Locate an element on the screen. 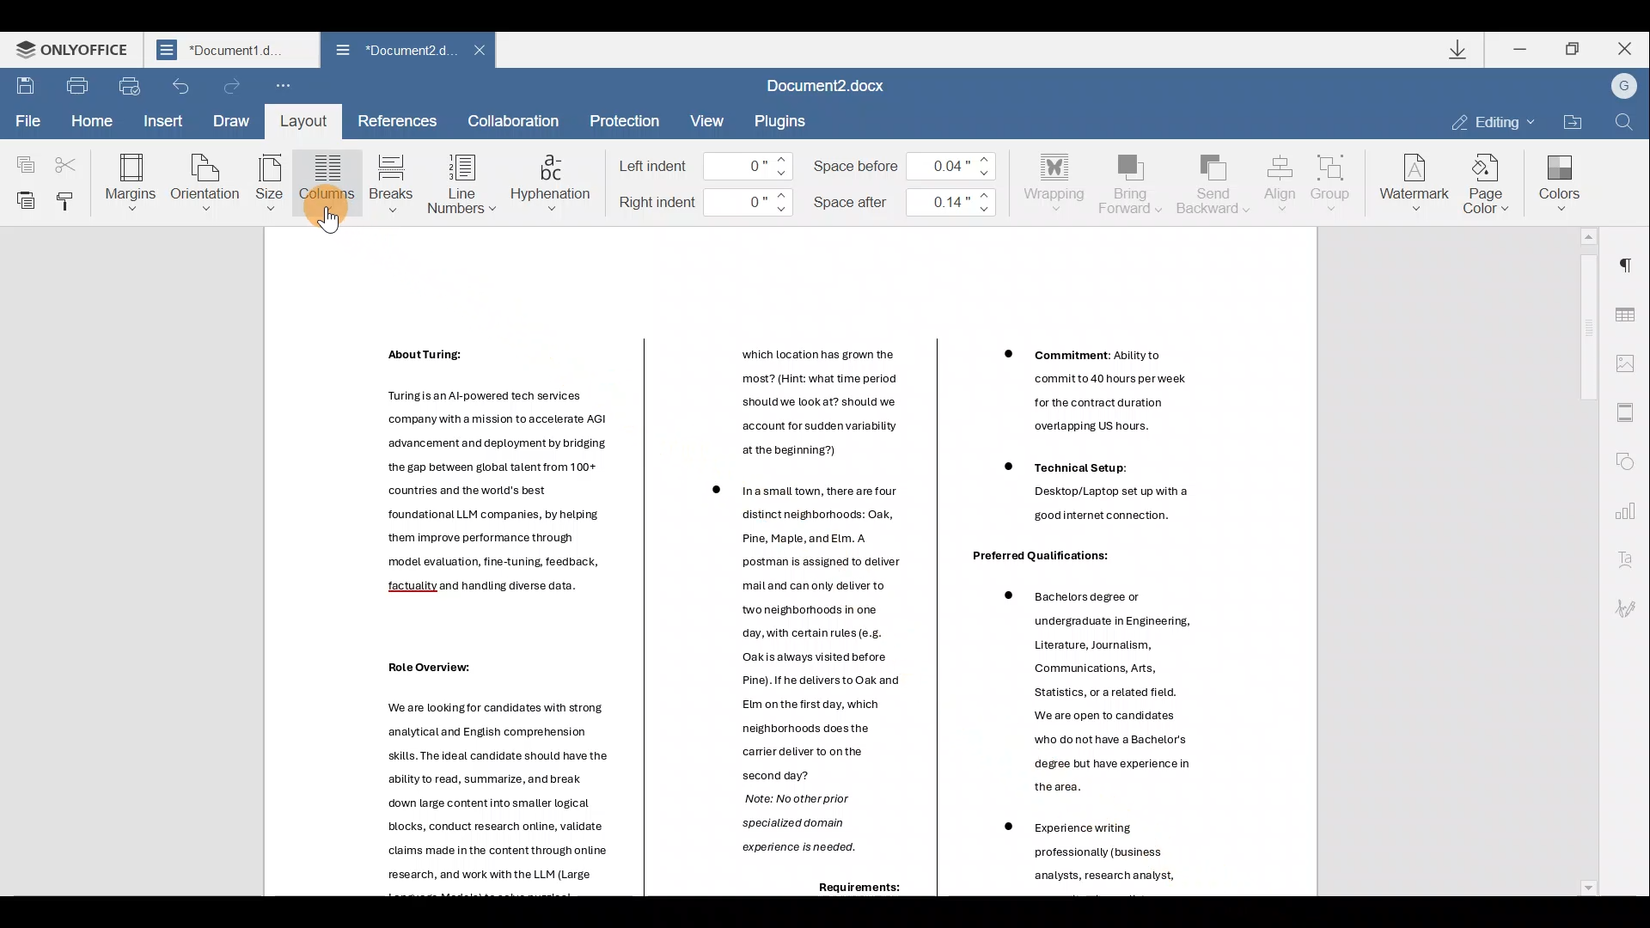   is located at coordinates (785, 836).